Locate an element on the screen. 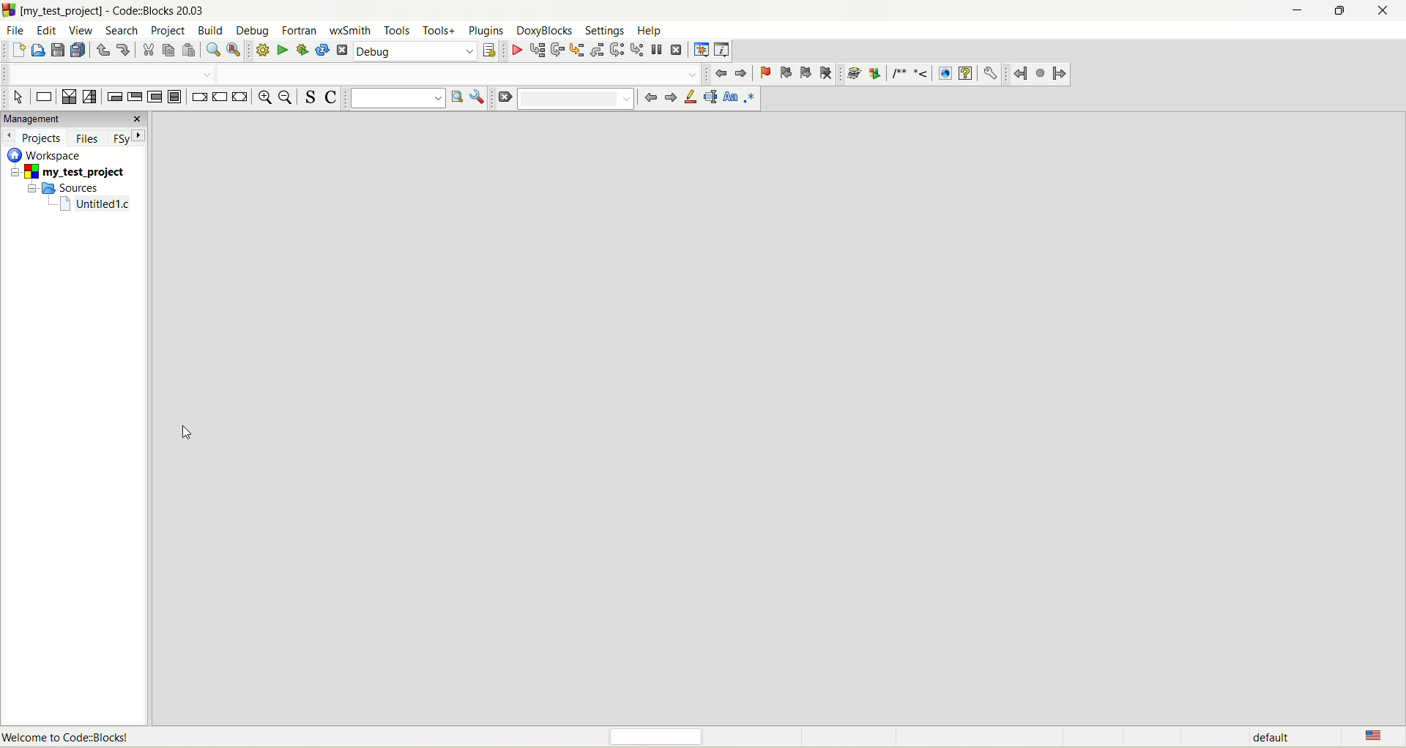 The height and width of the screenshot is (748, 1406). block instruction is located at coordinates (177, 97).